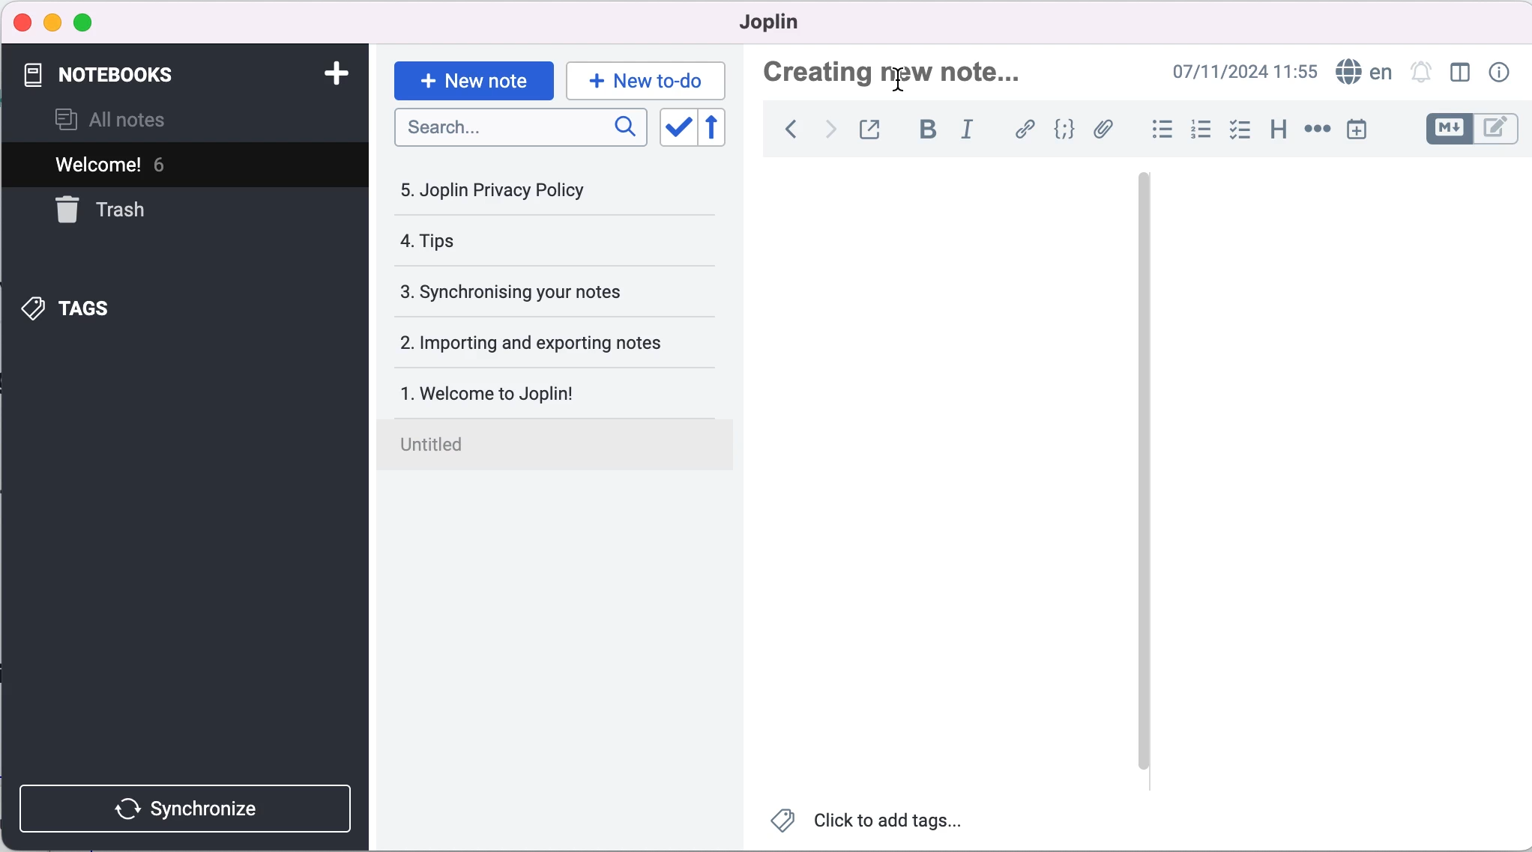  What do you see at coordinates (648, 79) in the screenshot?
I see `new to-do` at bounding box center [648, 79].